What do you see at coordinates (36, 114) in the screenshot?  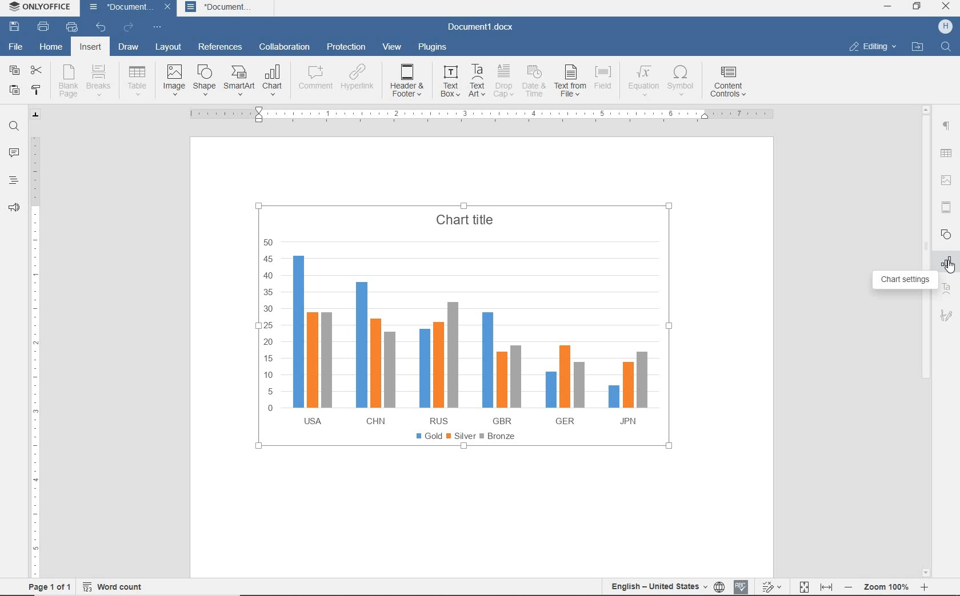 I see `tab stop` at bounding box center [36, 114].